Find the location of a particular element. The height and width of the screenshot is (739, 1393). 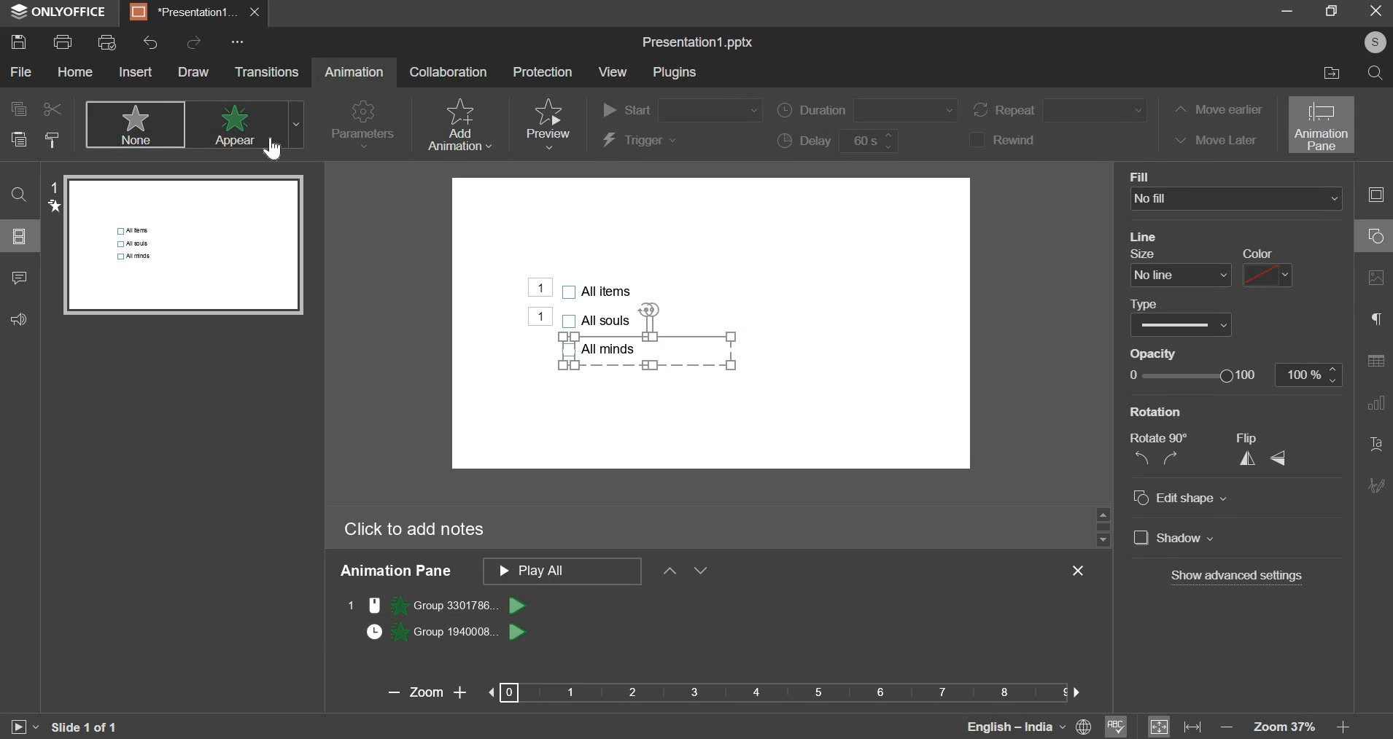

fit is located at coordinates (1175, 725).